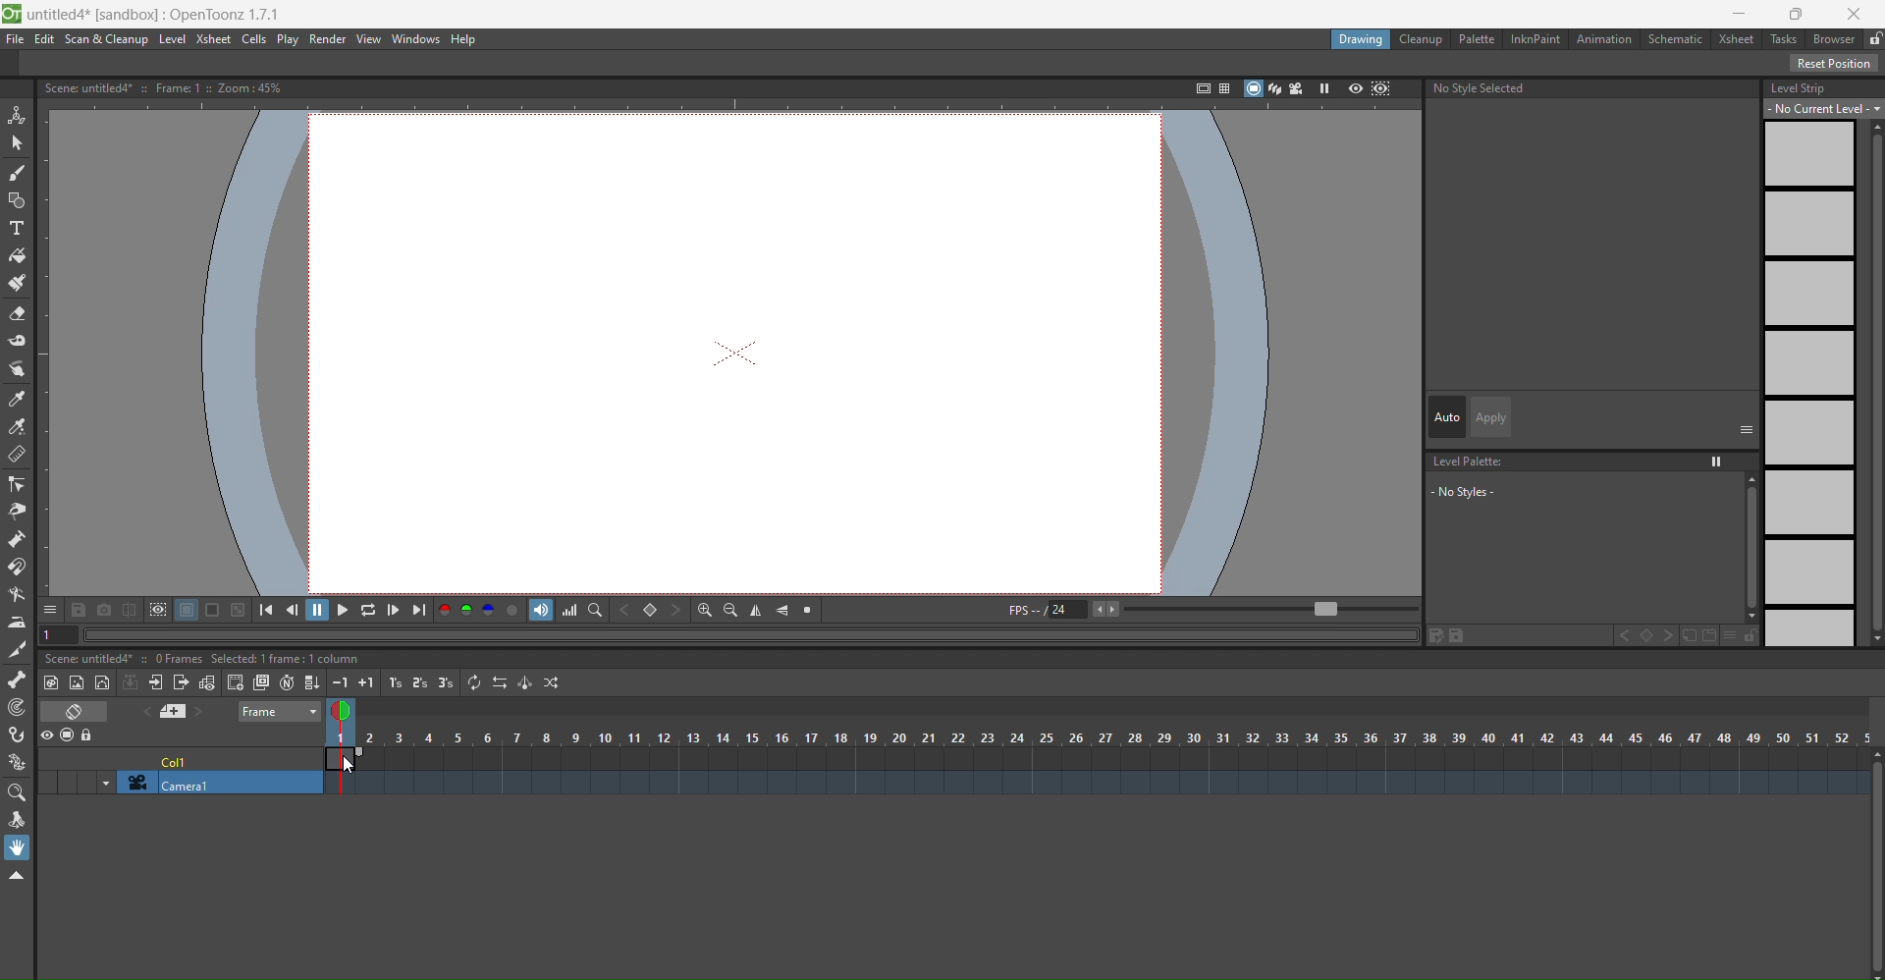  I want to click on type tool, so click(16, 229).